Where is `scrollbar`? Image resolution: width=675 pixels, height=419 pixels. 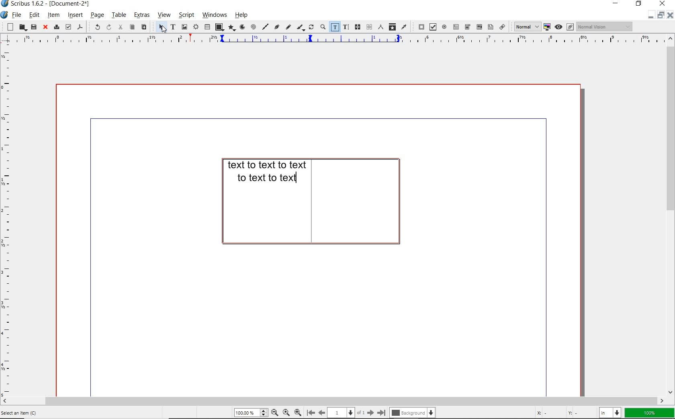 scrollbar is located at coordinates (333, 401).